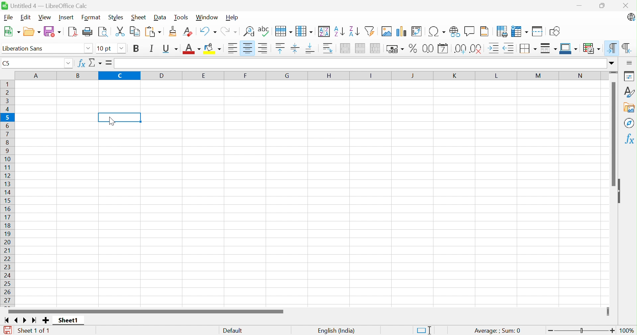 This screenshot has width=637, height=335. What do you see at coordinates (182, 17) in the screenshot?
I see `Tools` at bounding box center [182, 17].